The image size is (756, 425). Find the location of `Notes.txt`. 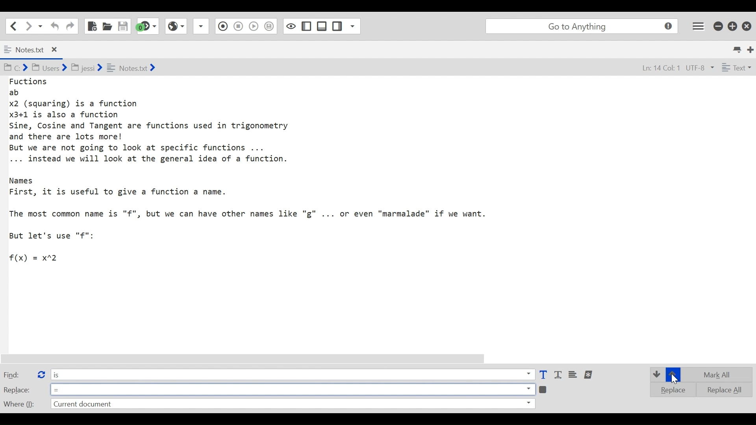

Notes.txt is located at coordinates (37, 50).